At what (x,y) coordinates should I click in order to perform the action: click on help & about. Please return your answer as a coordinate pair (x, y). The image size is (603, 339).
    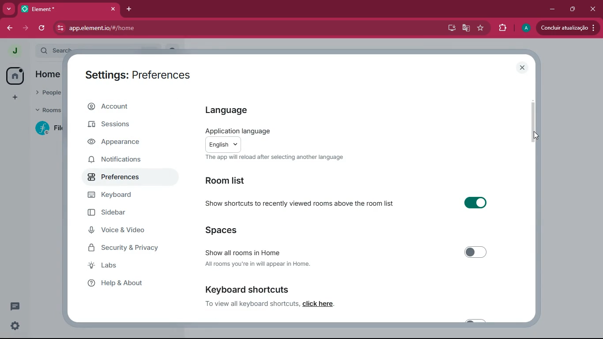
    Looking at the image, I should click on (127, 284).